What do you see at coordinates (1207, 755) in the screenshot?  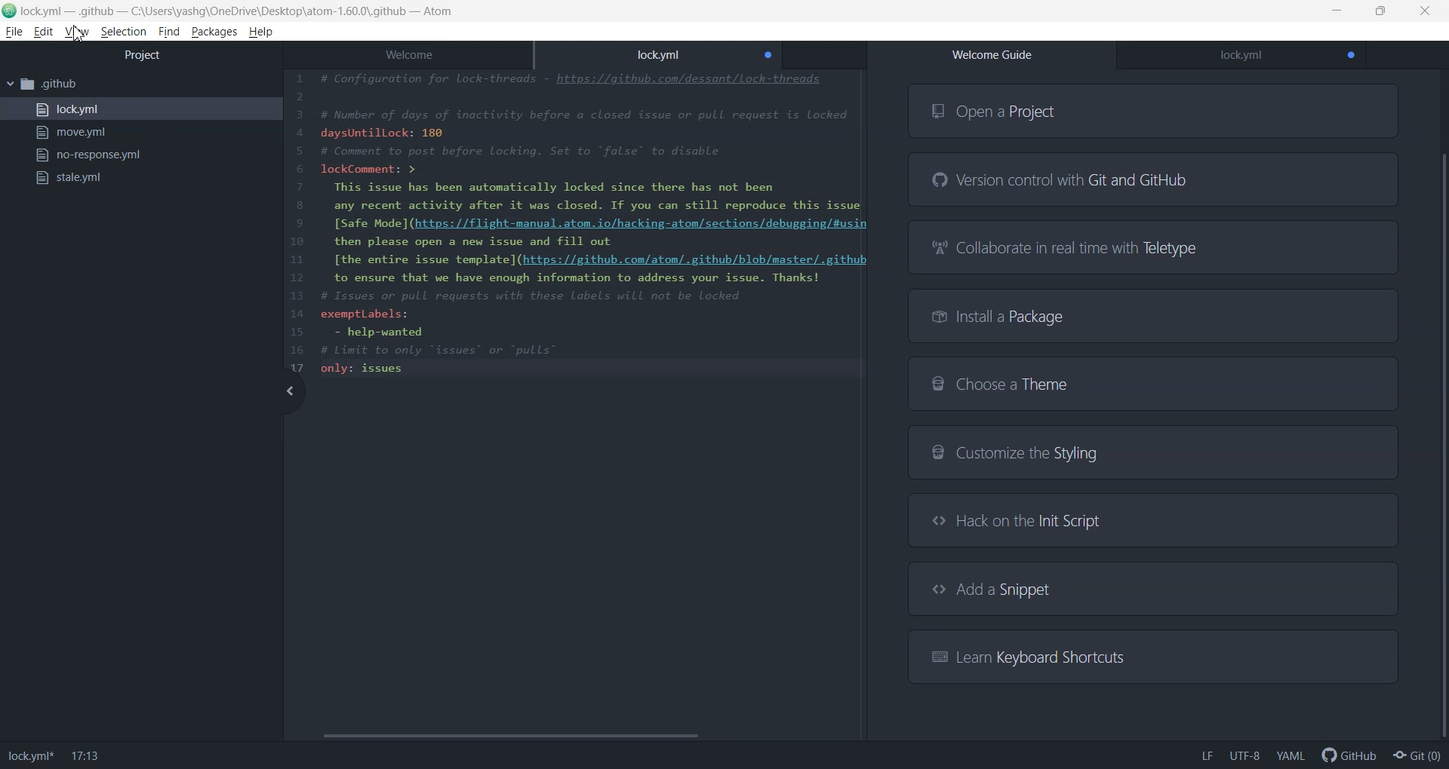 I see `LF` at bounding box center [1207, 755].